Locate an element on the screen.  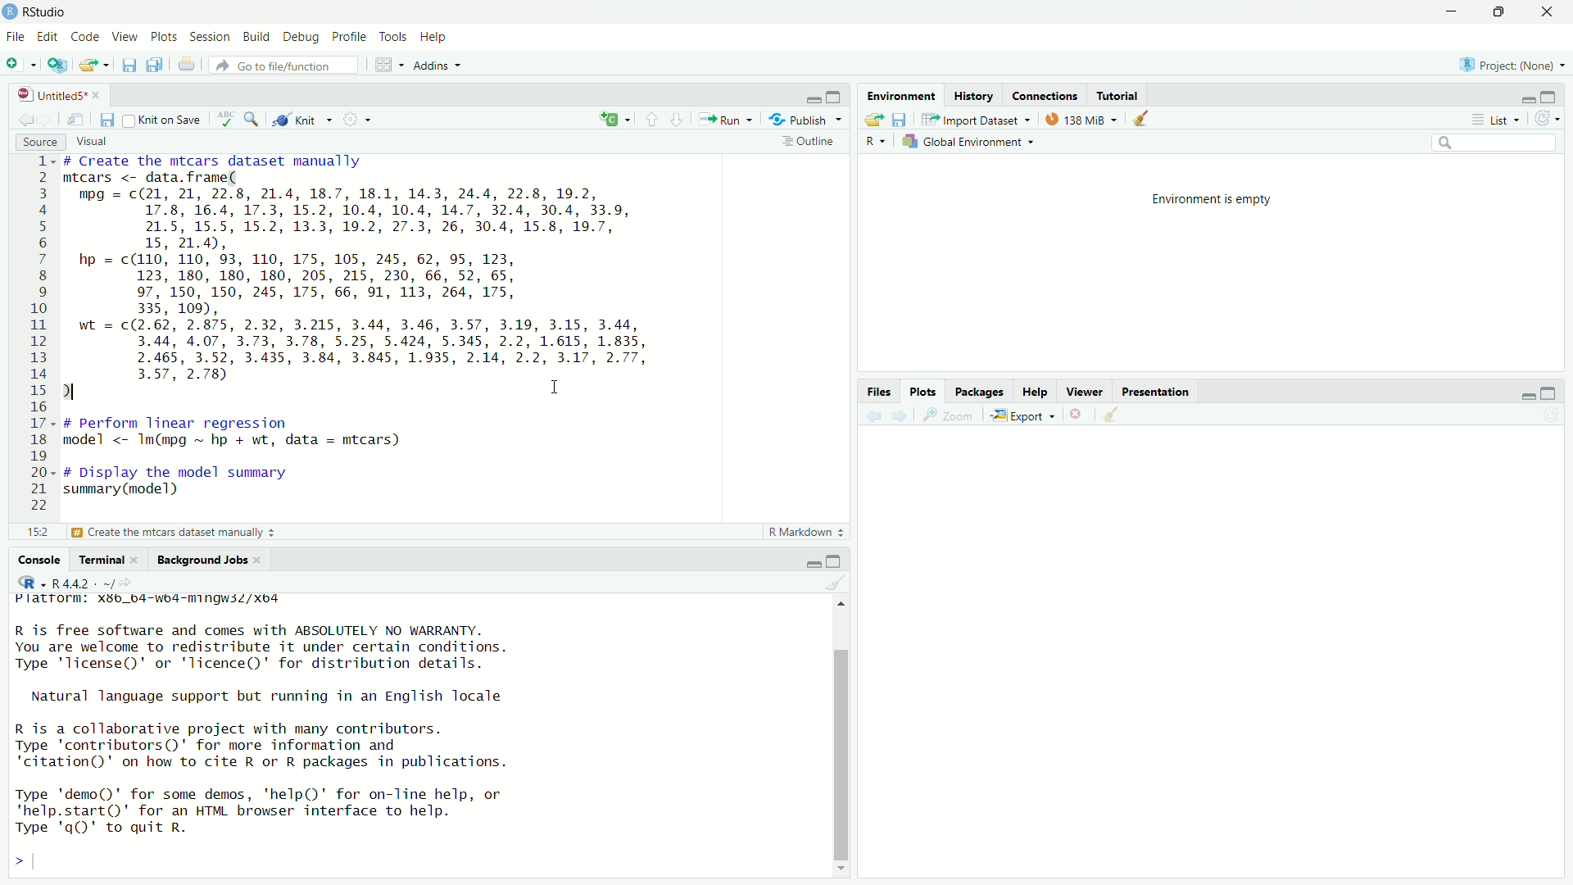
edit is located at coordinates (47, 37).